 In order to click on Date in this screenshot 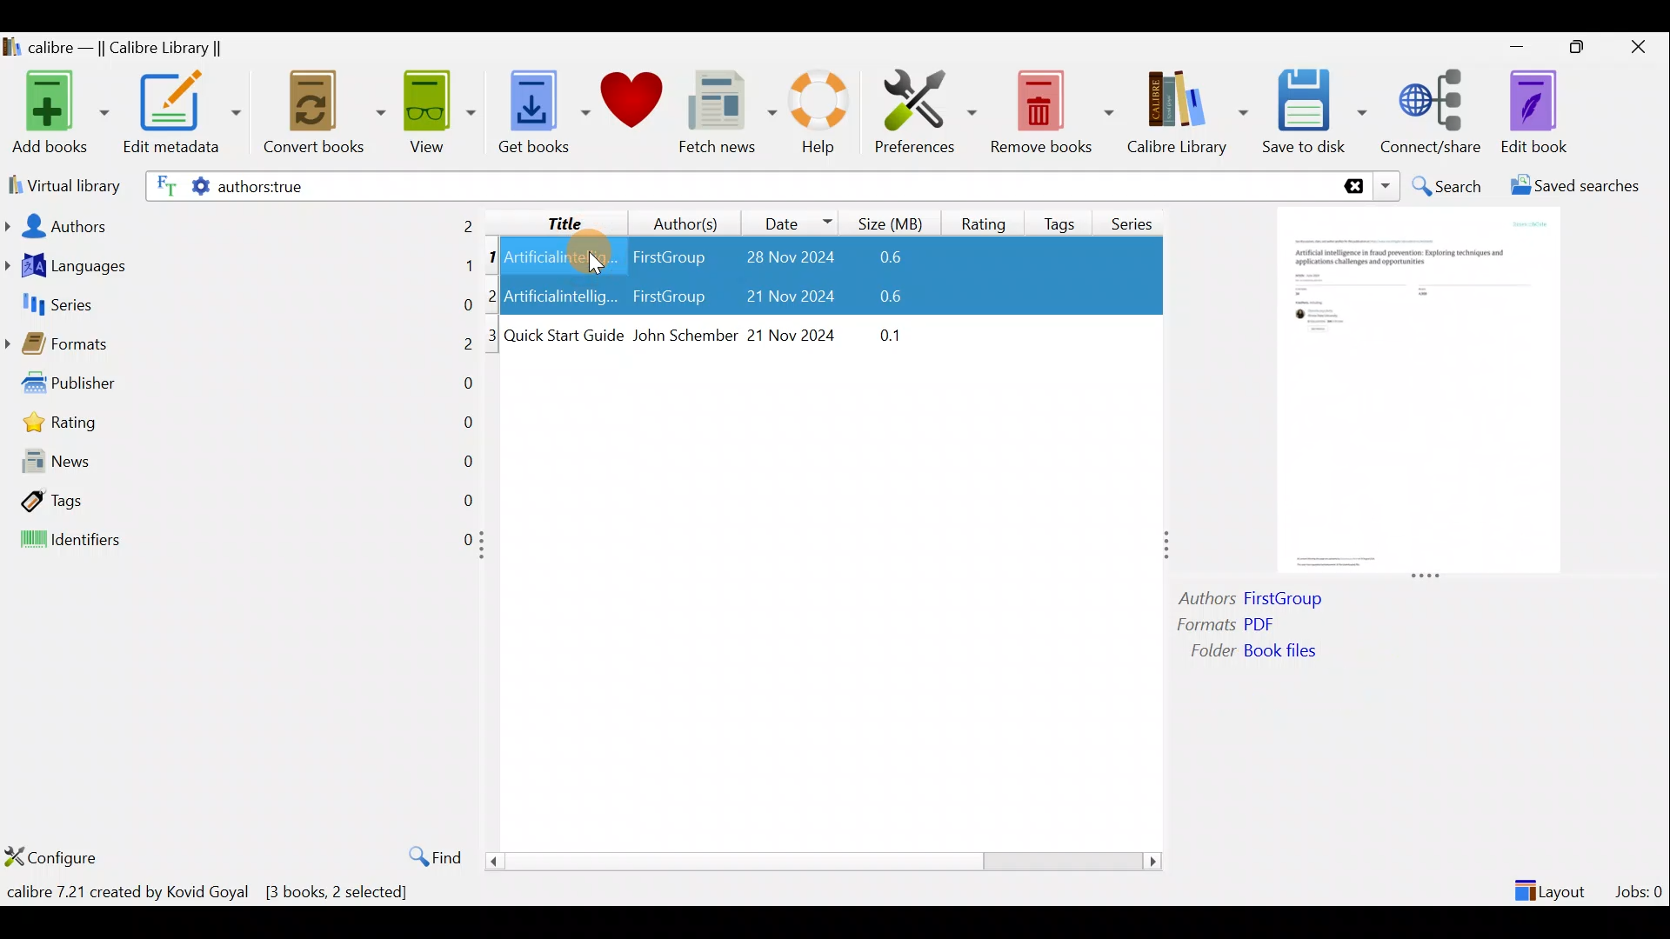, I will do `click(791, 223)`.